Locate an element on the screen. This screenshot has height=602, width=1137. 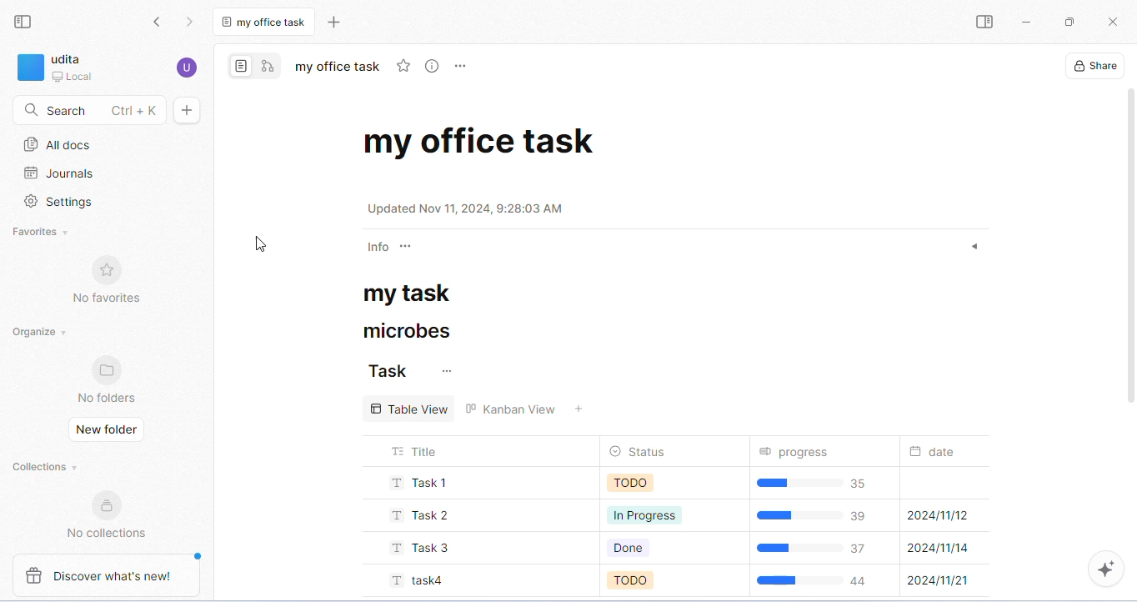
workspace is located at coordinates (58, 67).